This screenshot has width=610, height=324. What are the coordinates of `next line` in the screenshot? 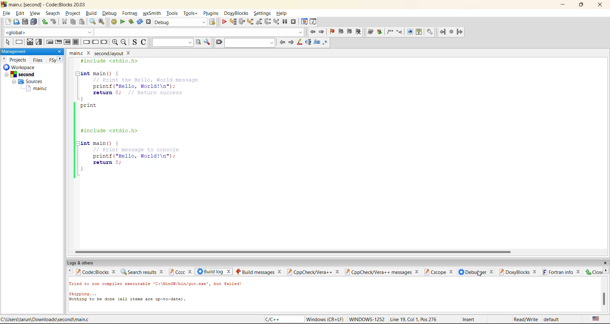 It's located at (242, 22).